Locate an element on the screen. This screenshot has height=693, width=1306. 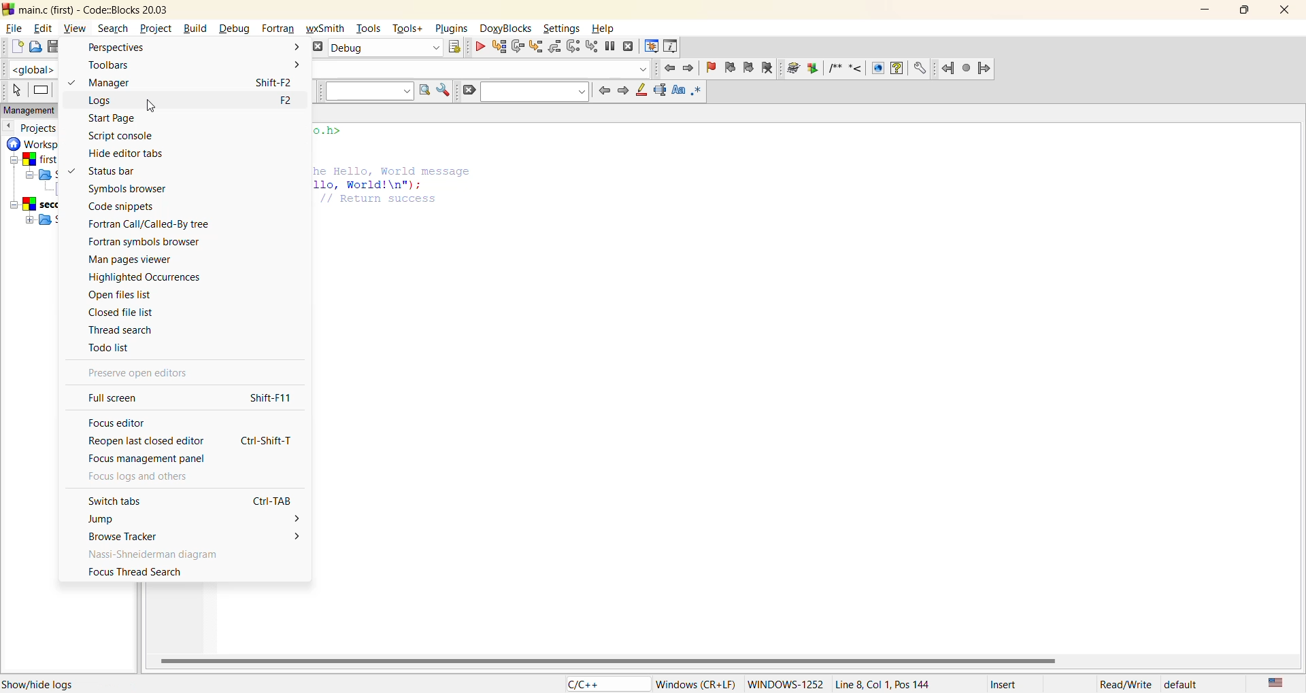
full screen is located at coordinates (118, 399).